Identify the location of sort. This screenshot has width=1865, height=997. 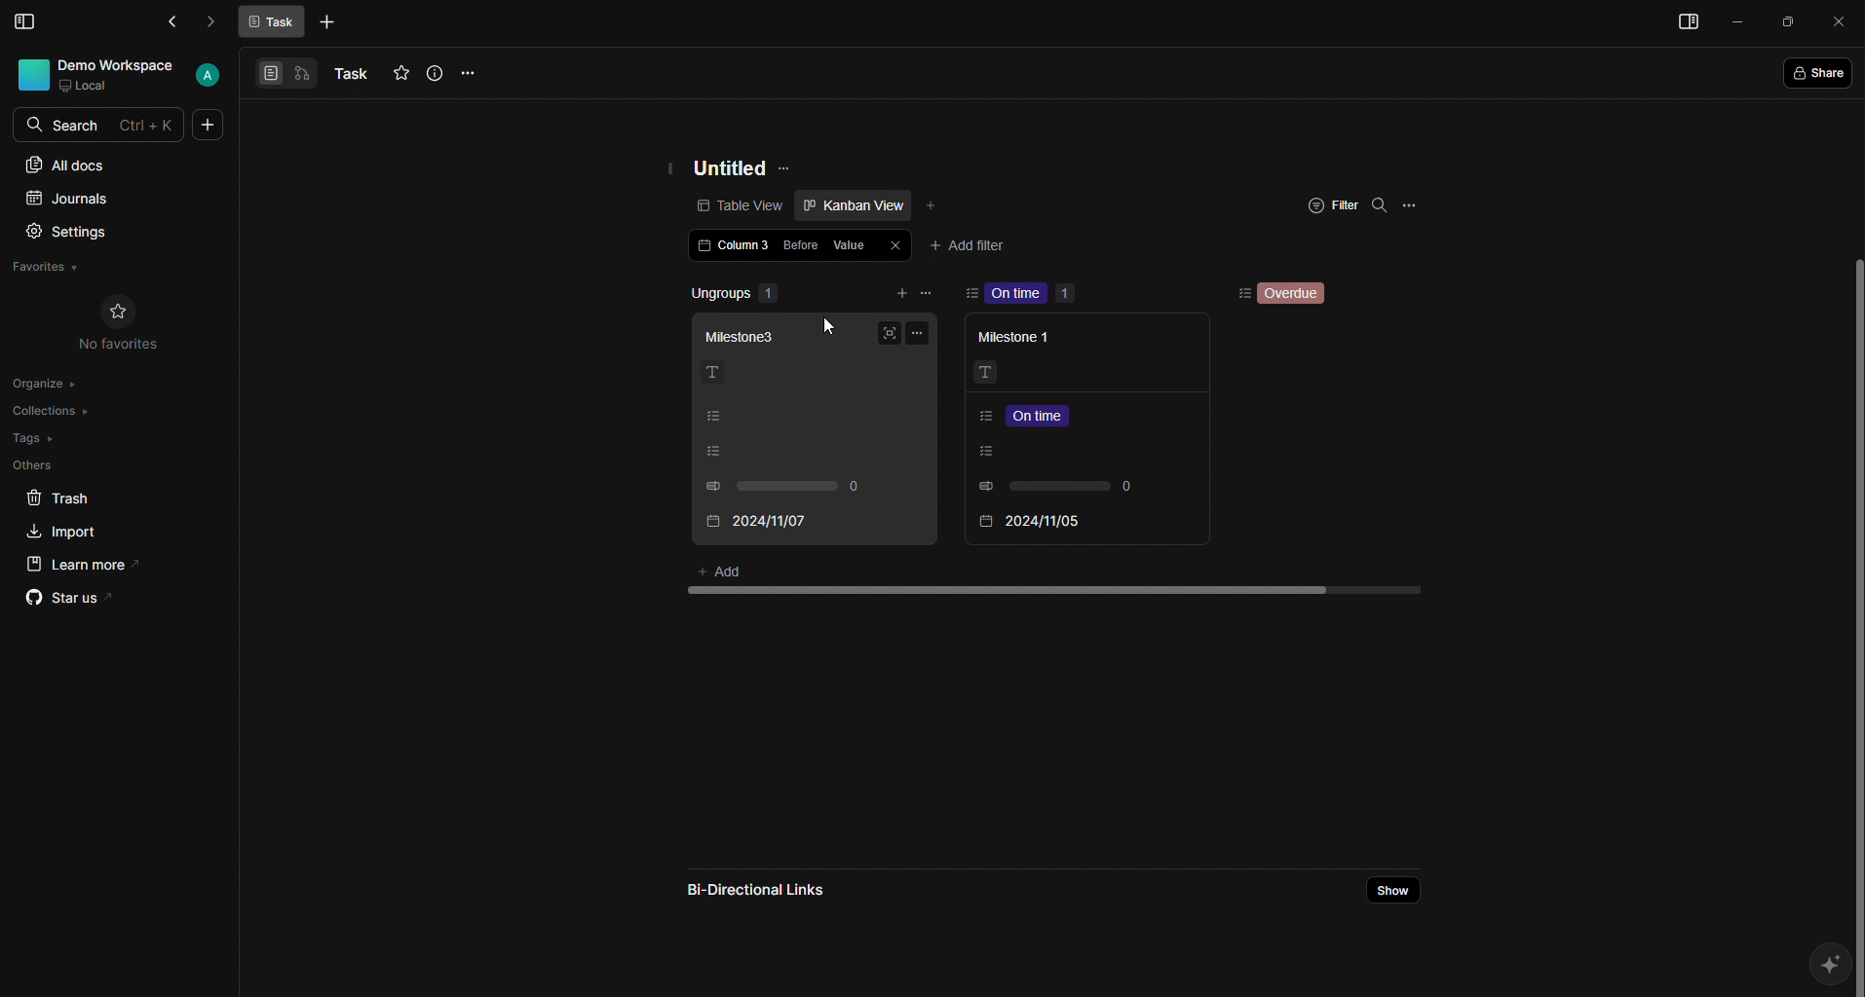
(971, 293).